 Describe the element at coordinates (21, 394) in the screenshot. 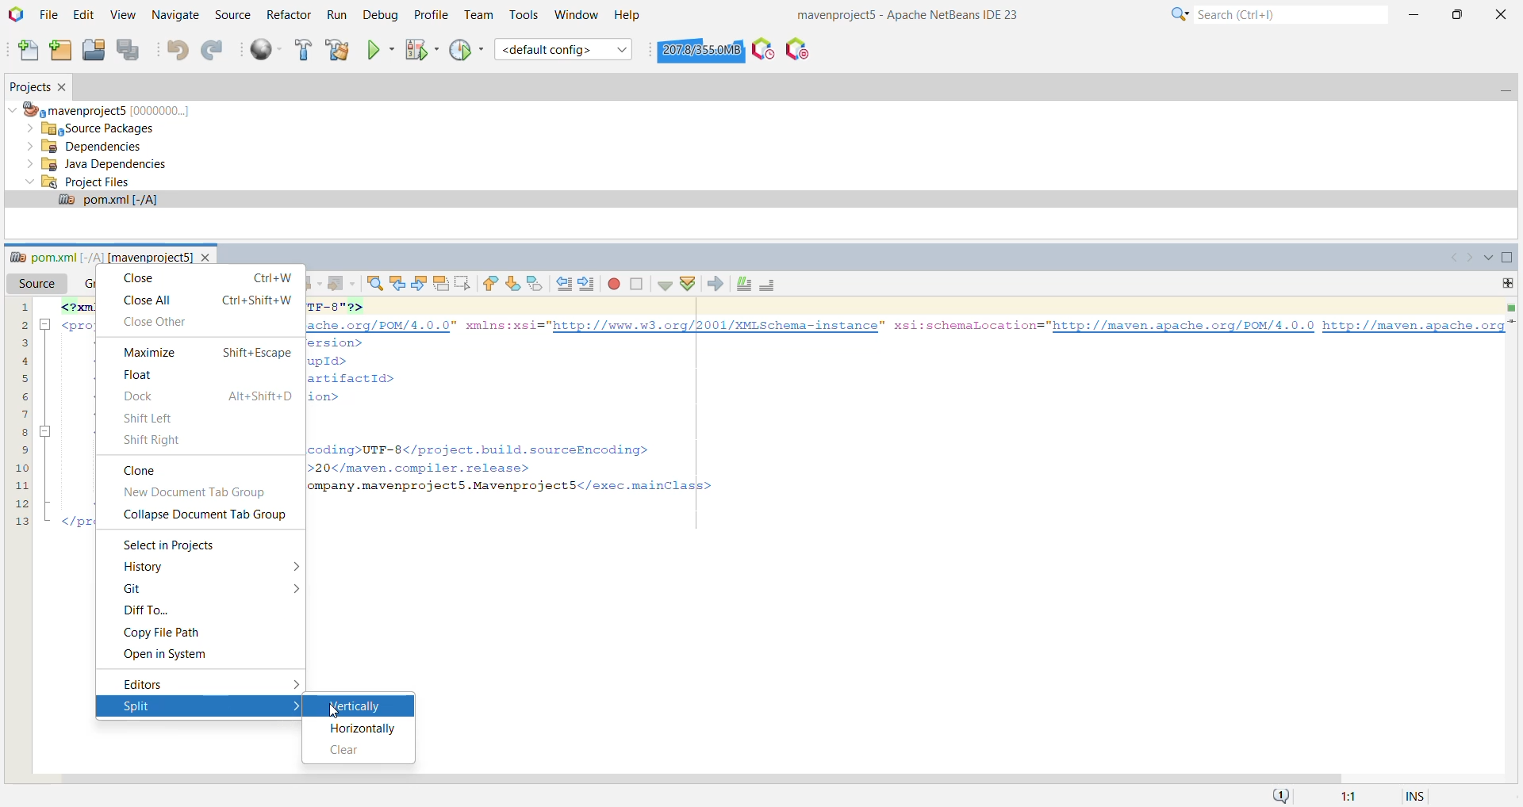

I see `6` at that location.